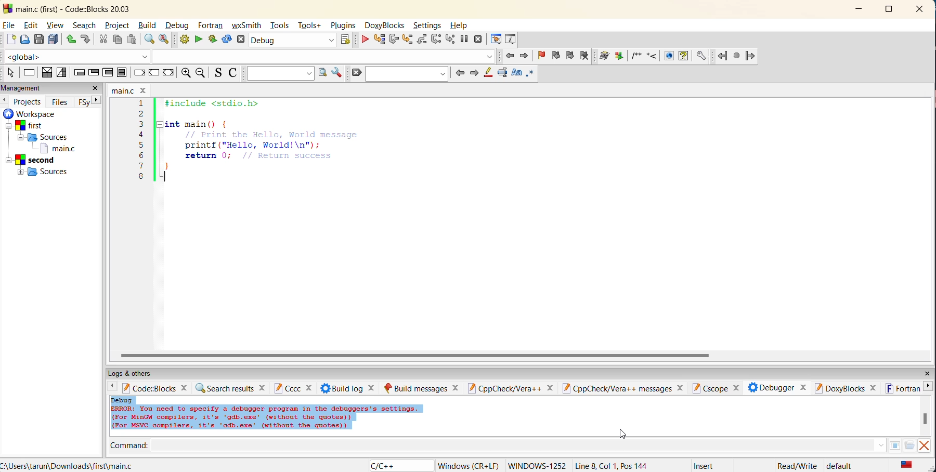 Image resolution: width=936 pixels, height=472 pixels. I want to click on highlight, so click(490, 73).